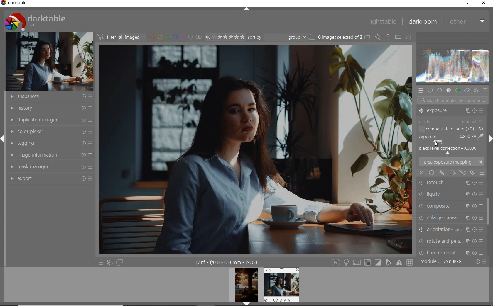  I want to click on LENS CORRECTION, so click(451, 239).